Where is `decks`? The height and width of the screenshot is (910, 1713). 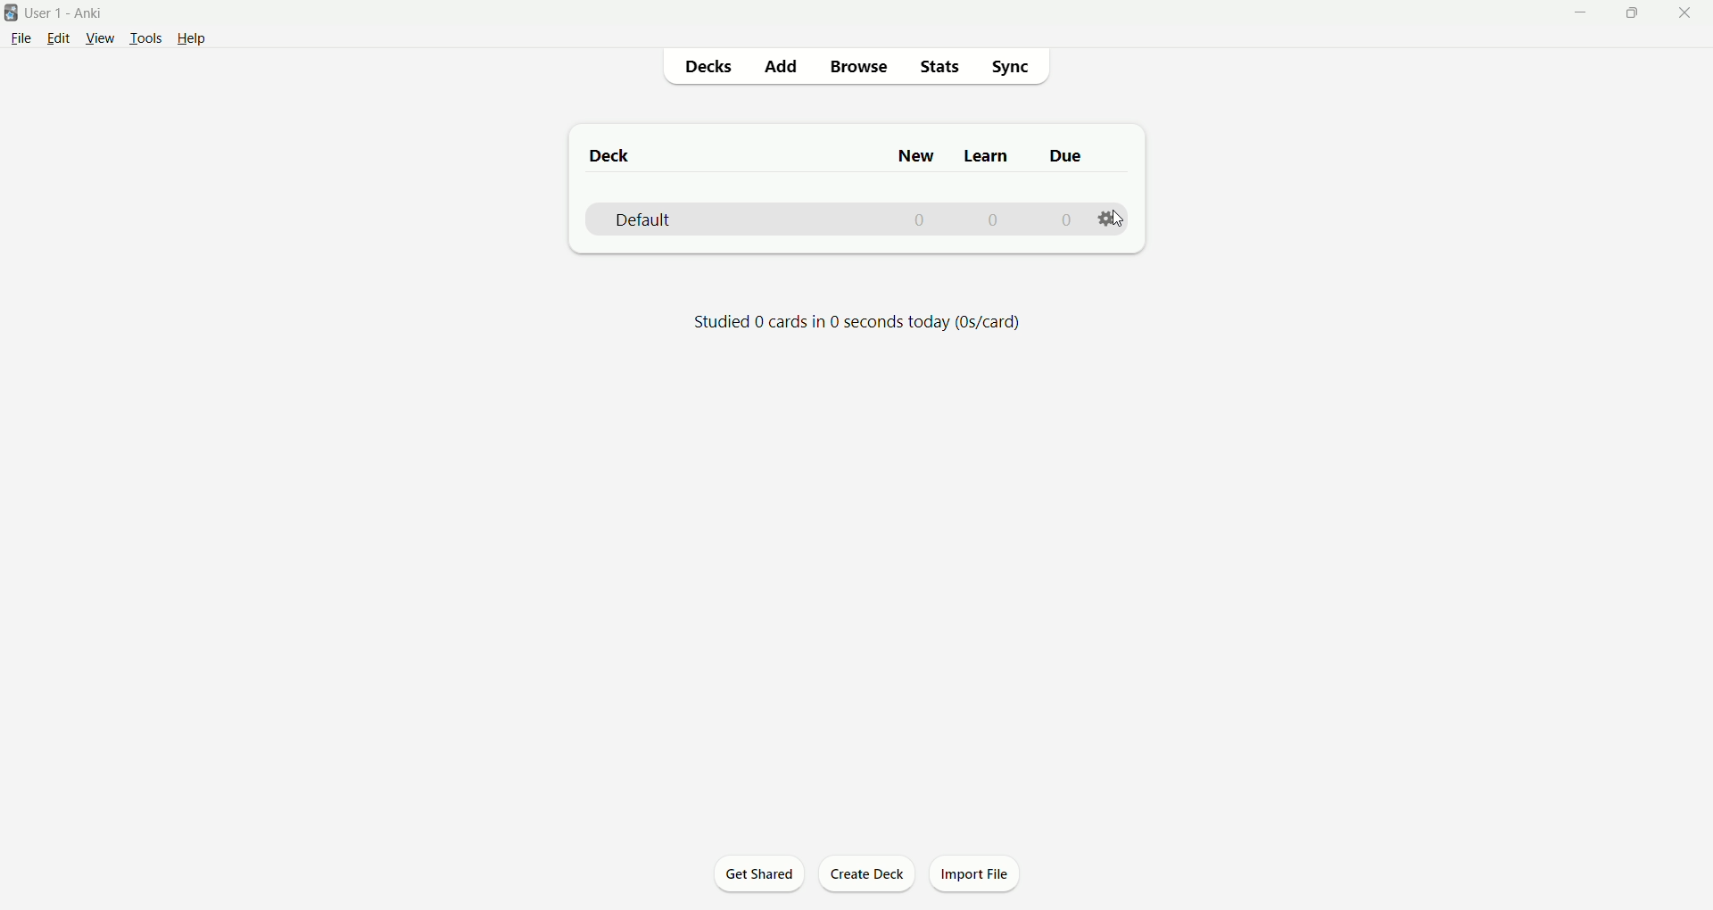 decks is located at coordinates (704, 70).